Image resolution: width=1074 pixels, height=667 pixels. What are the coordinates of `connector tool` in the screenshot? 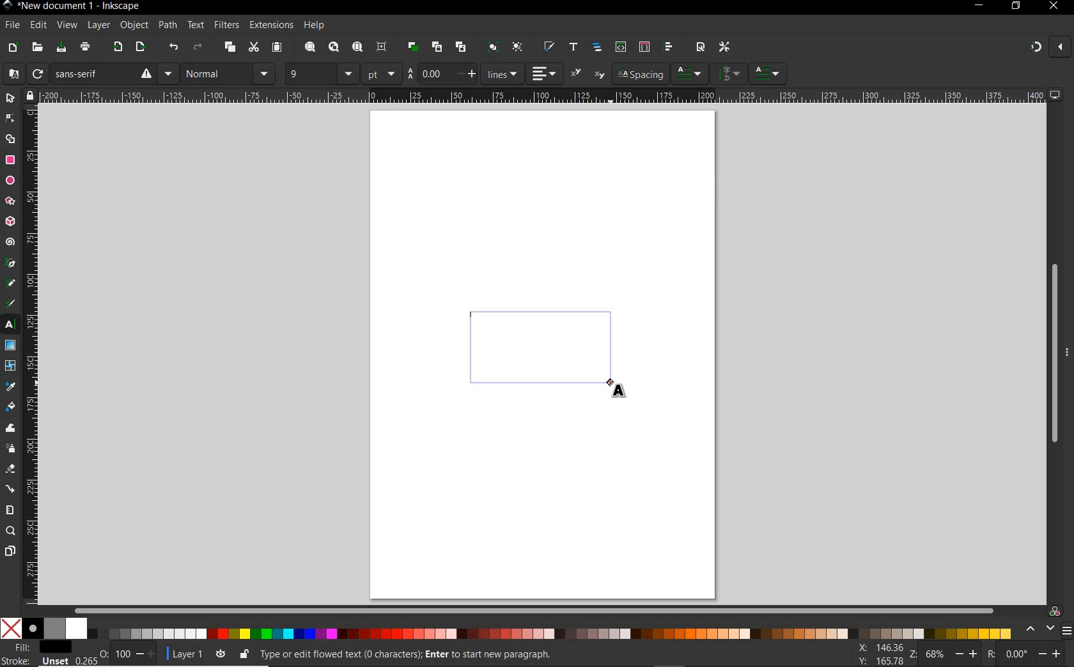 It's located at (12, 490).